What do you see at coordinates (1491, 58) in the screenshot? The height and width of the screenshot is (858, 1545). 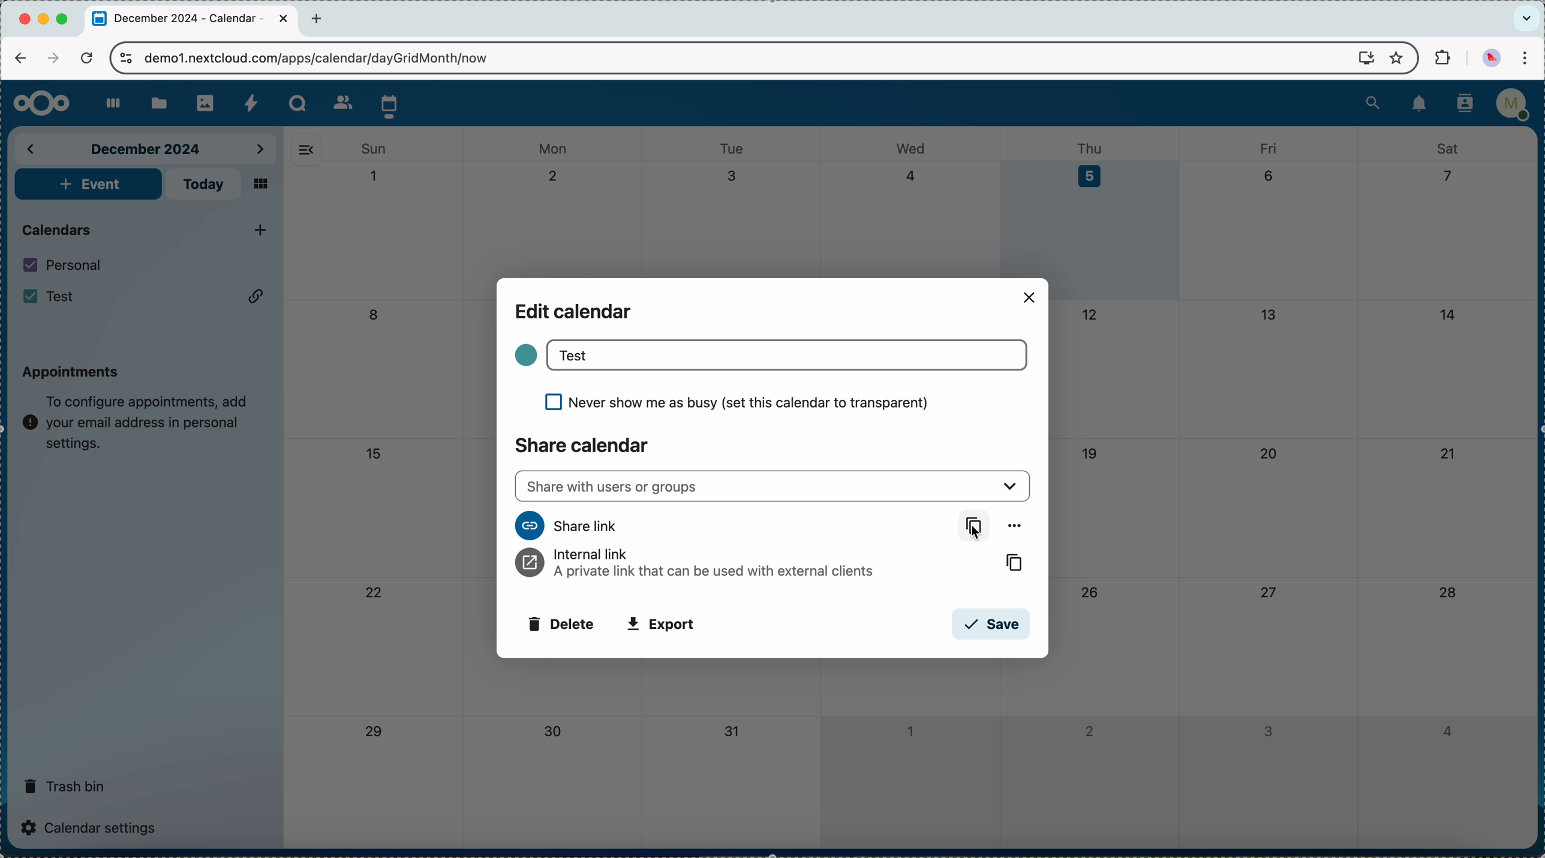 I see `profile picture` at bounding box center [1491, 58].